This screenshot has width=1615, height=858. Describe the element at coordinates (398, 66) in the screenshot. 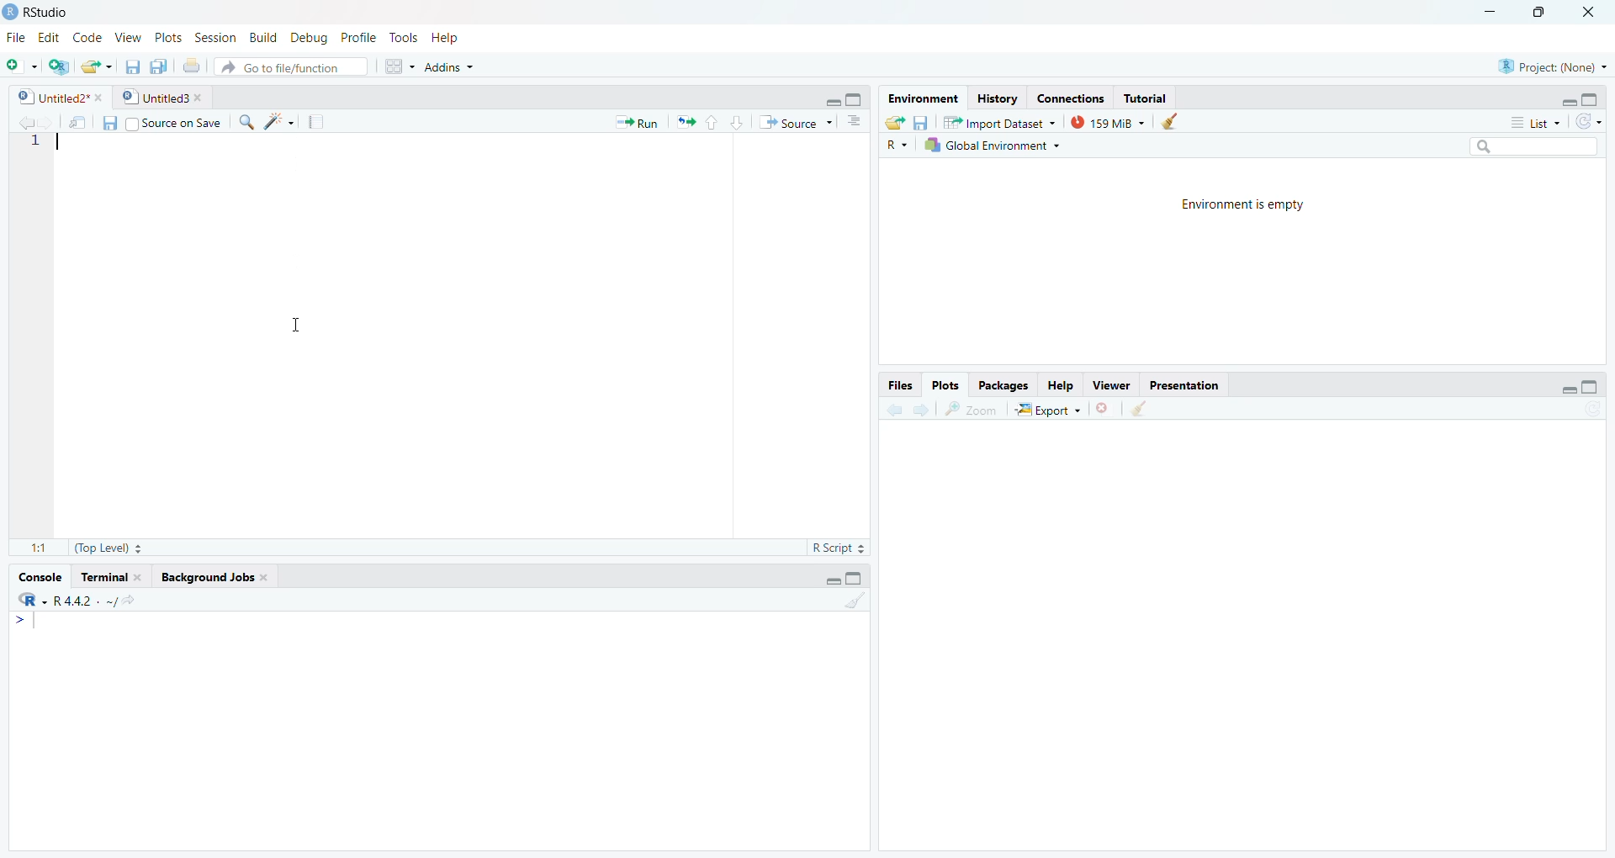

I see `Workspace panes` at that location.